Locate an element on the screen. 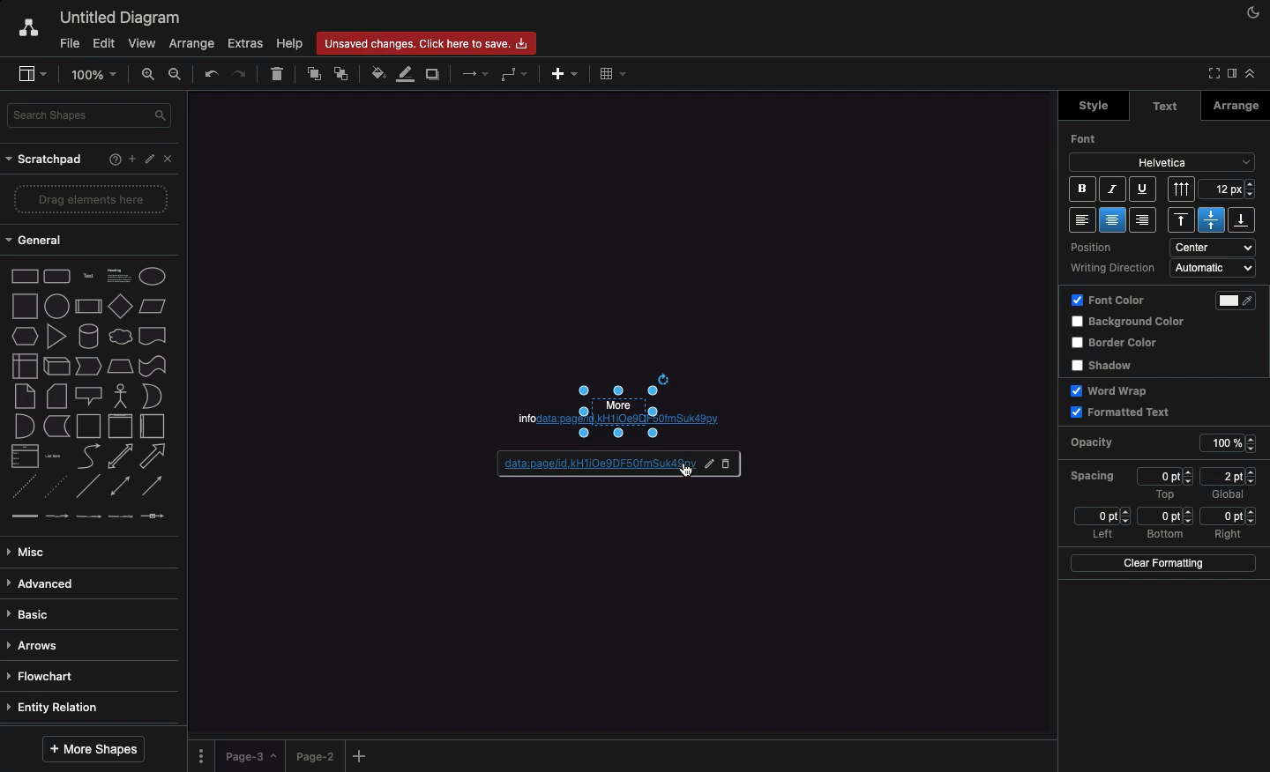  To back is located at coordinates (341, 75).